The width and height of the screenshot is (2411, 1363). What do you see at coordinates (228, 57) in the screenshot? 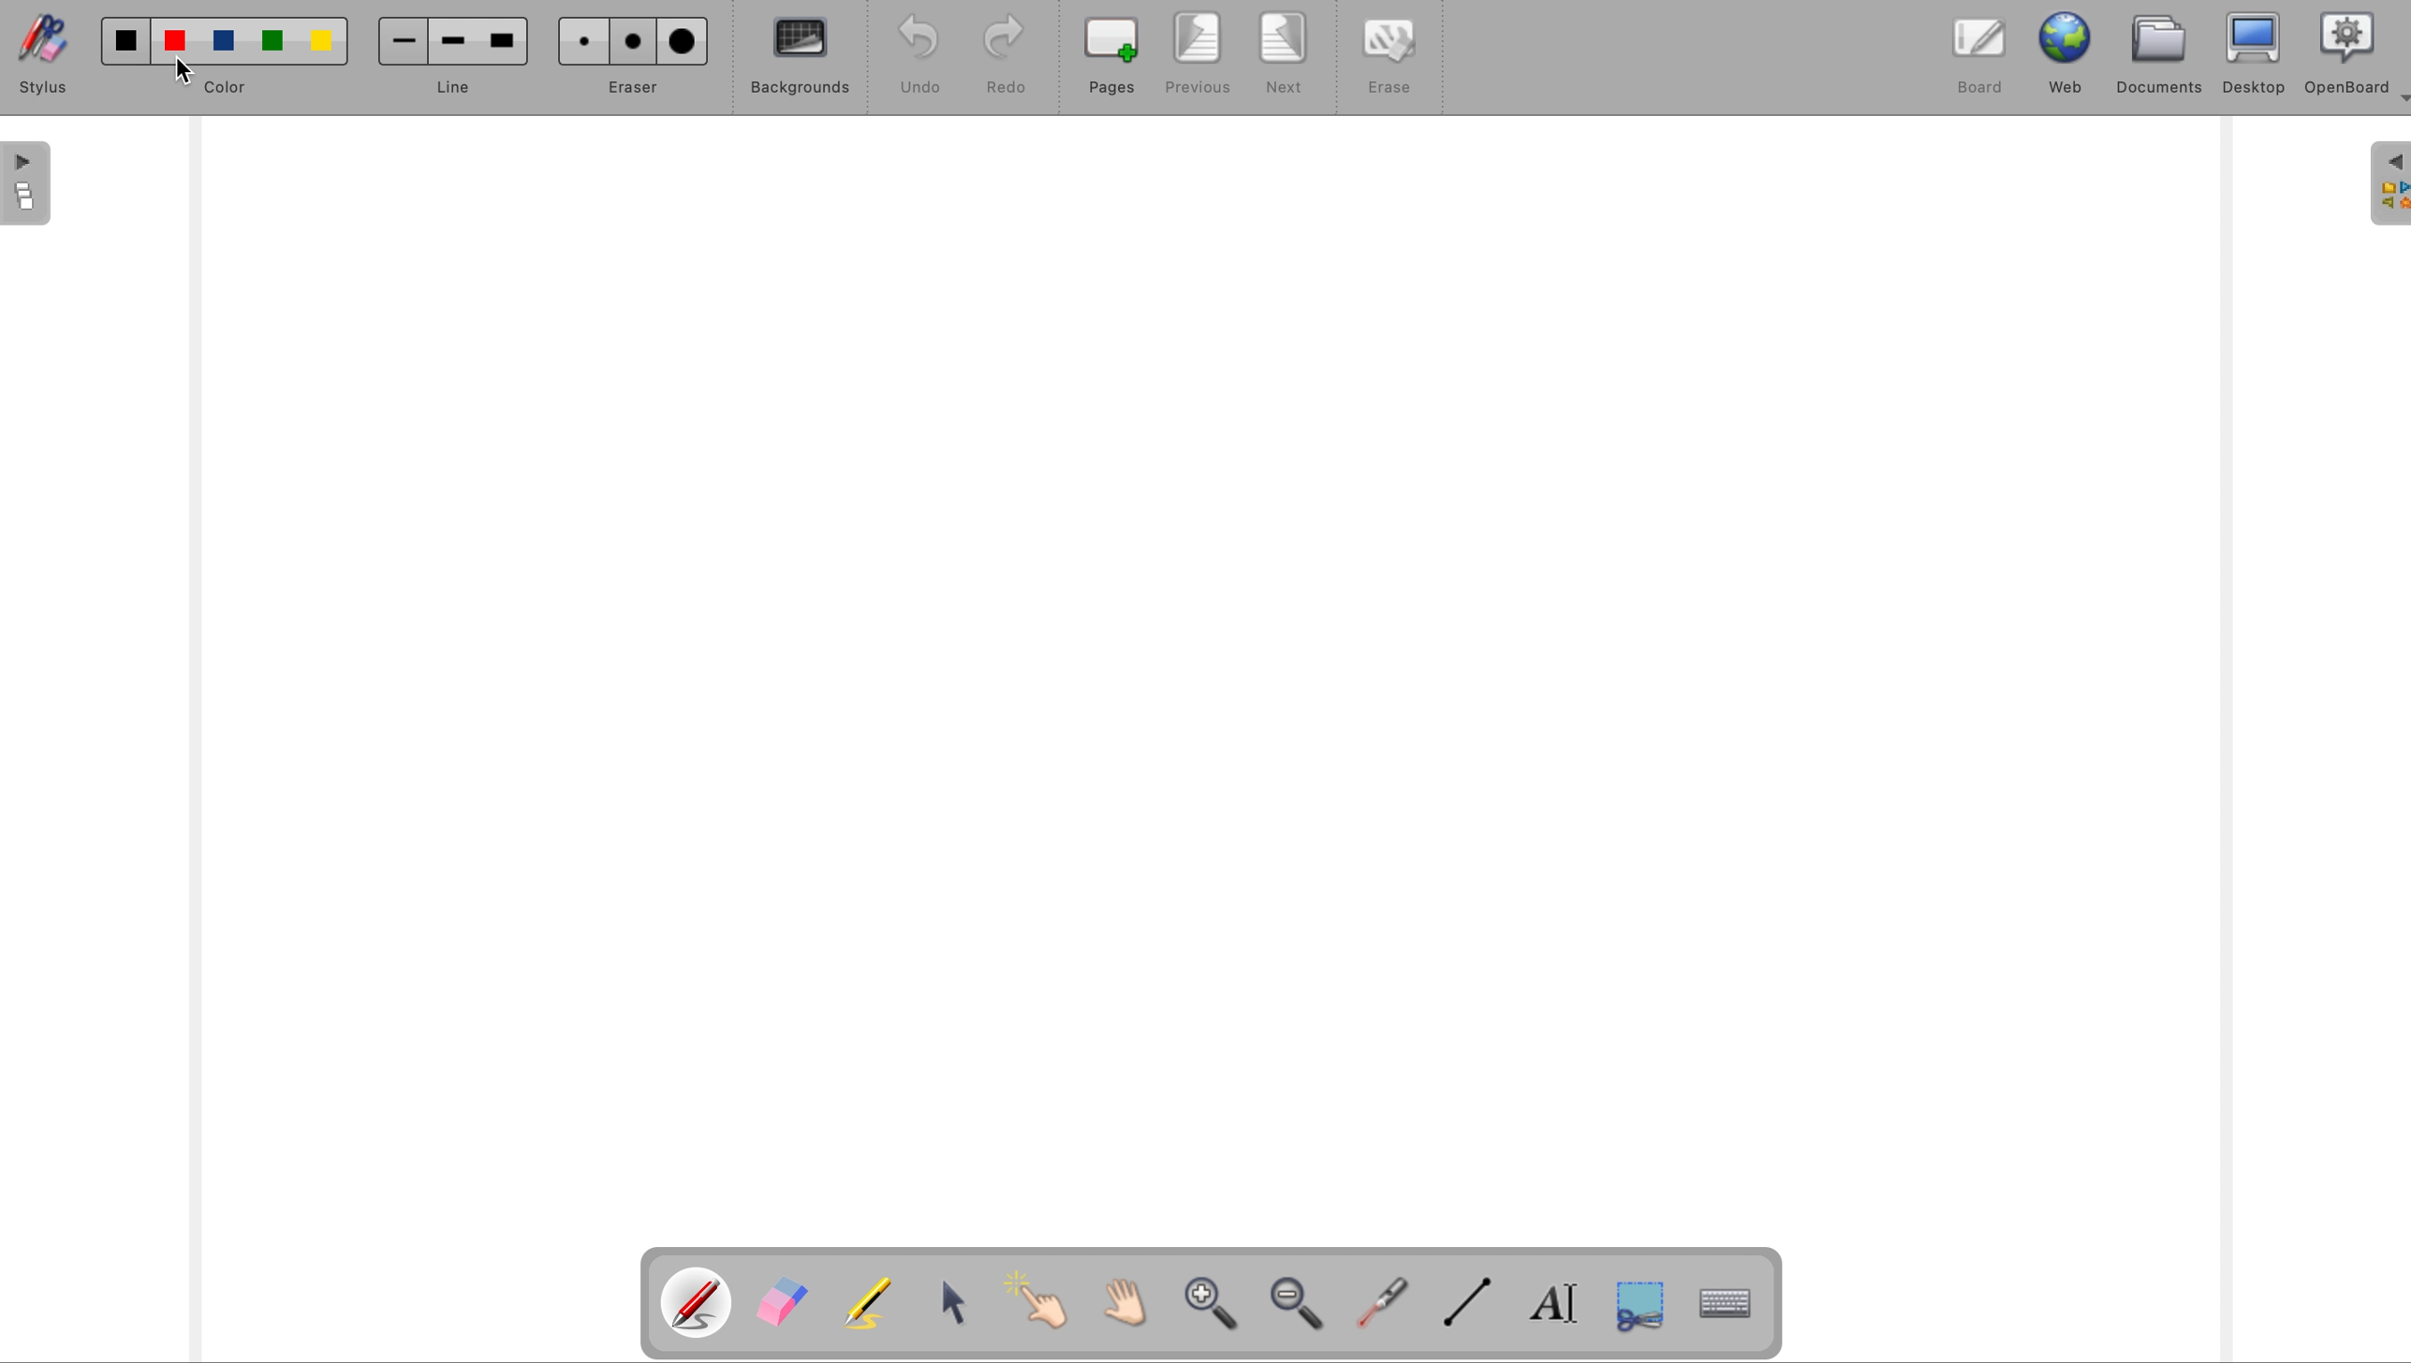
I see `color` at bounding box center [228, 57].